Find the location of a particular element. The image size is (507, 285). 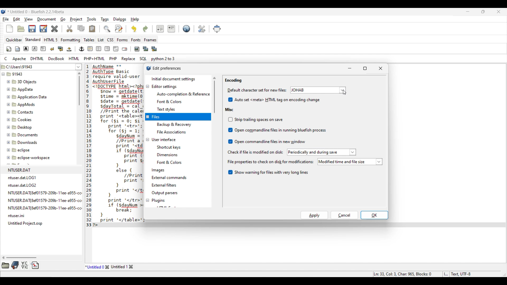

Cut is located at coordinates (69, 28).